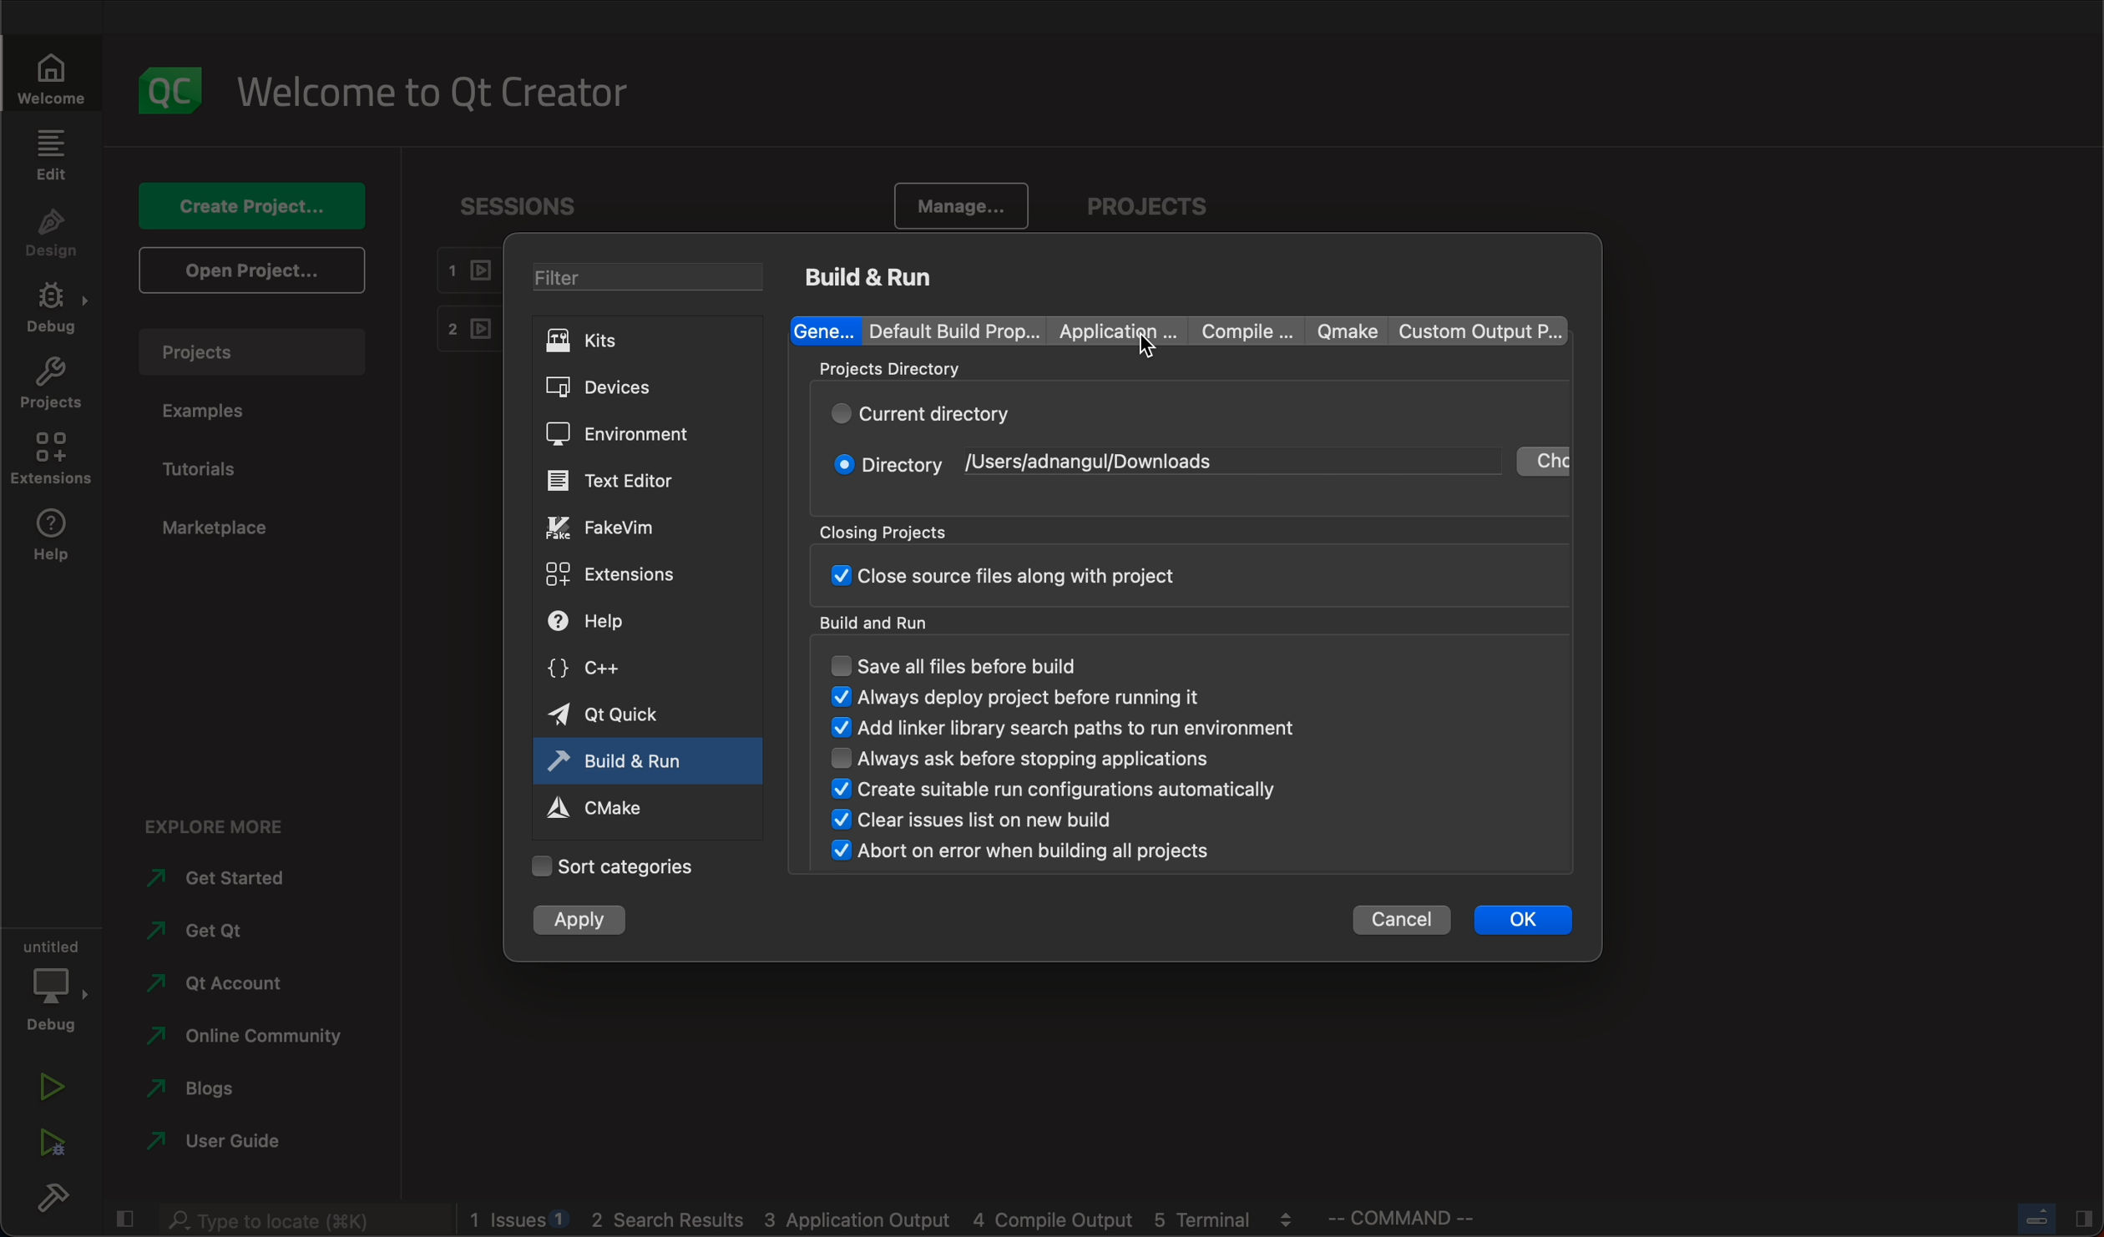  Describe the element at coordinates (44, 538) in the screenshot. I see `help` at that location.